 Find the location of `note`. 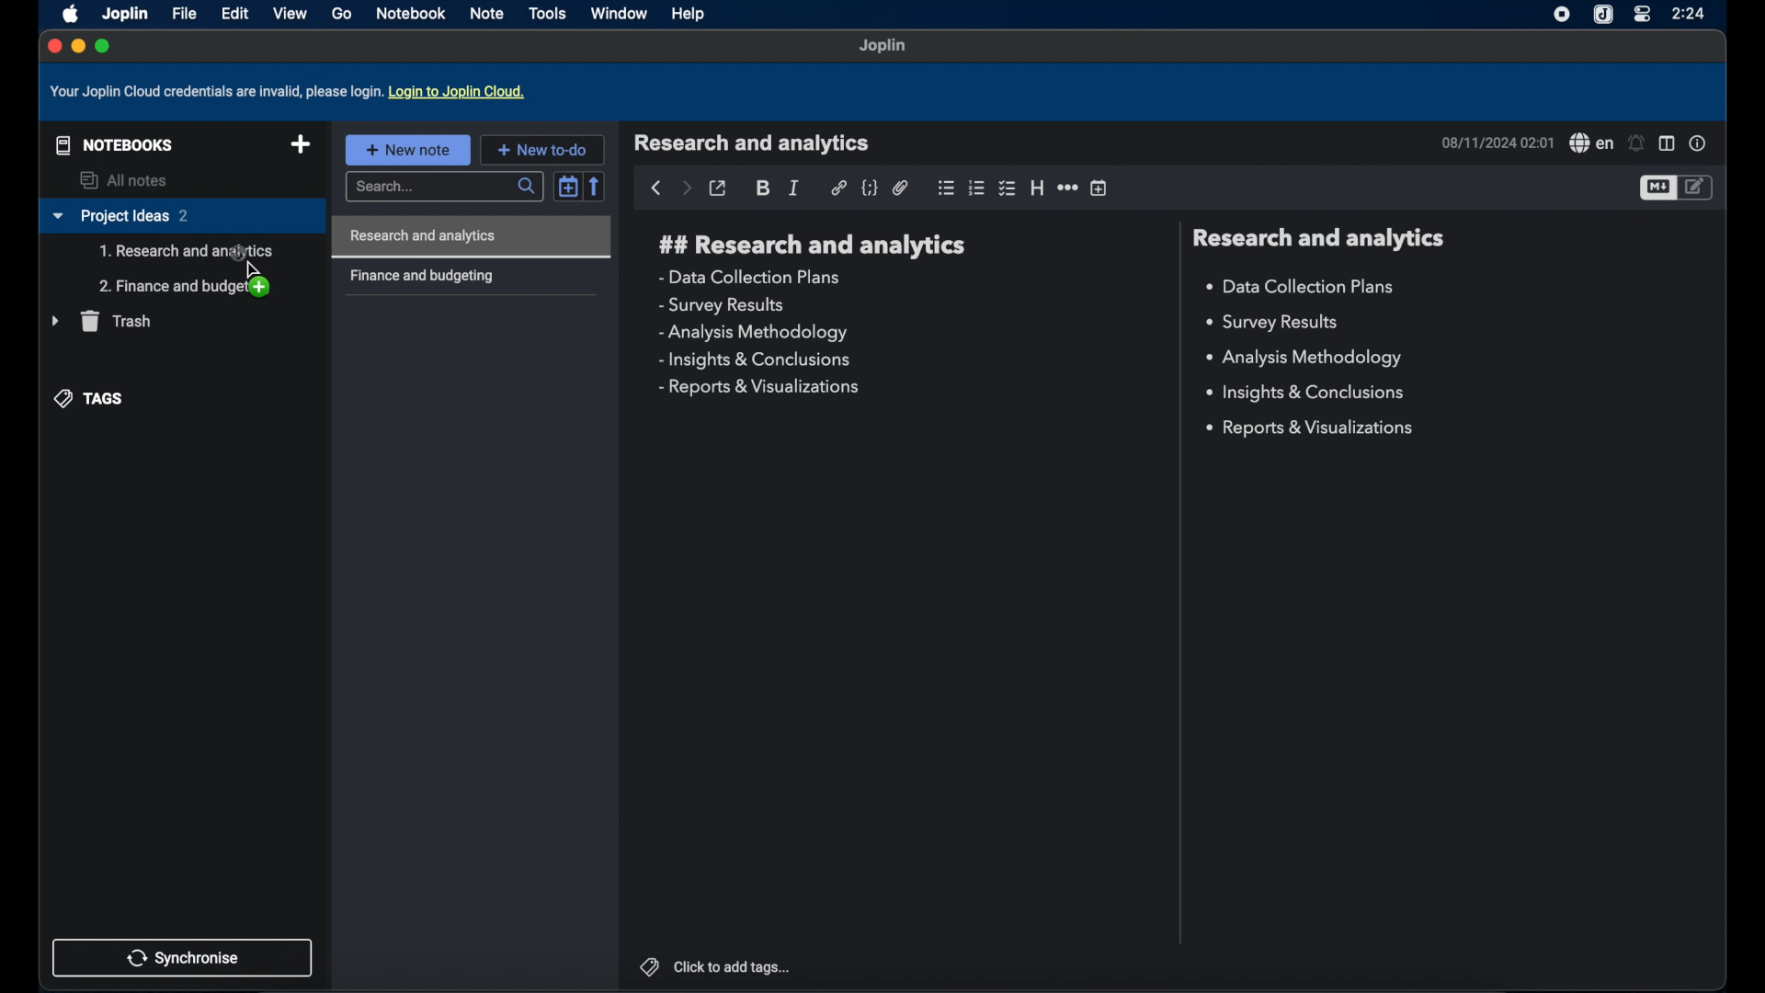

note is located at coordinates (488, 13).